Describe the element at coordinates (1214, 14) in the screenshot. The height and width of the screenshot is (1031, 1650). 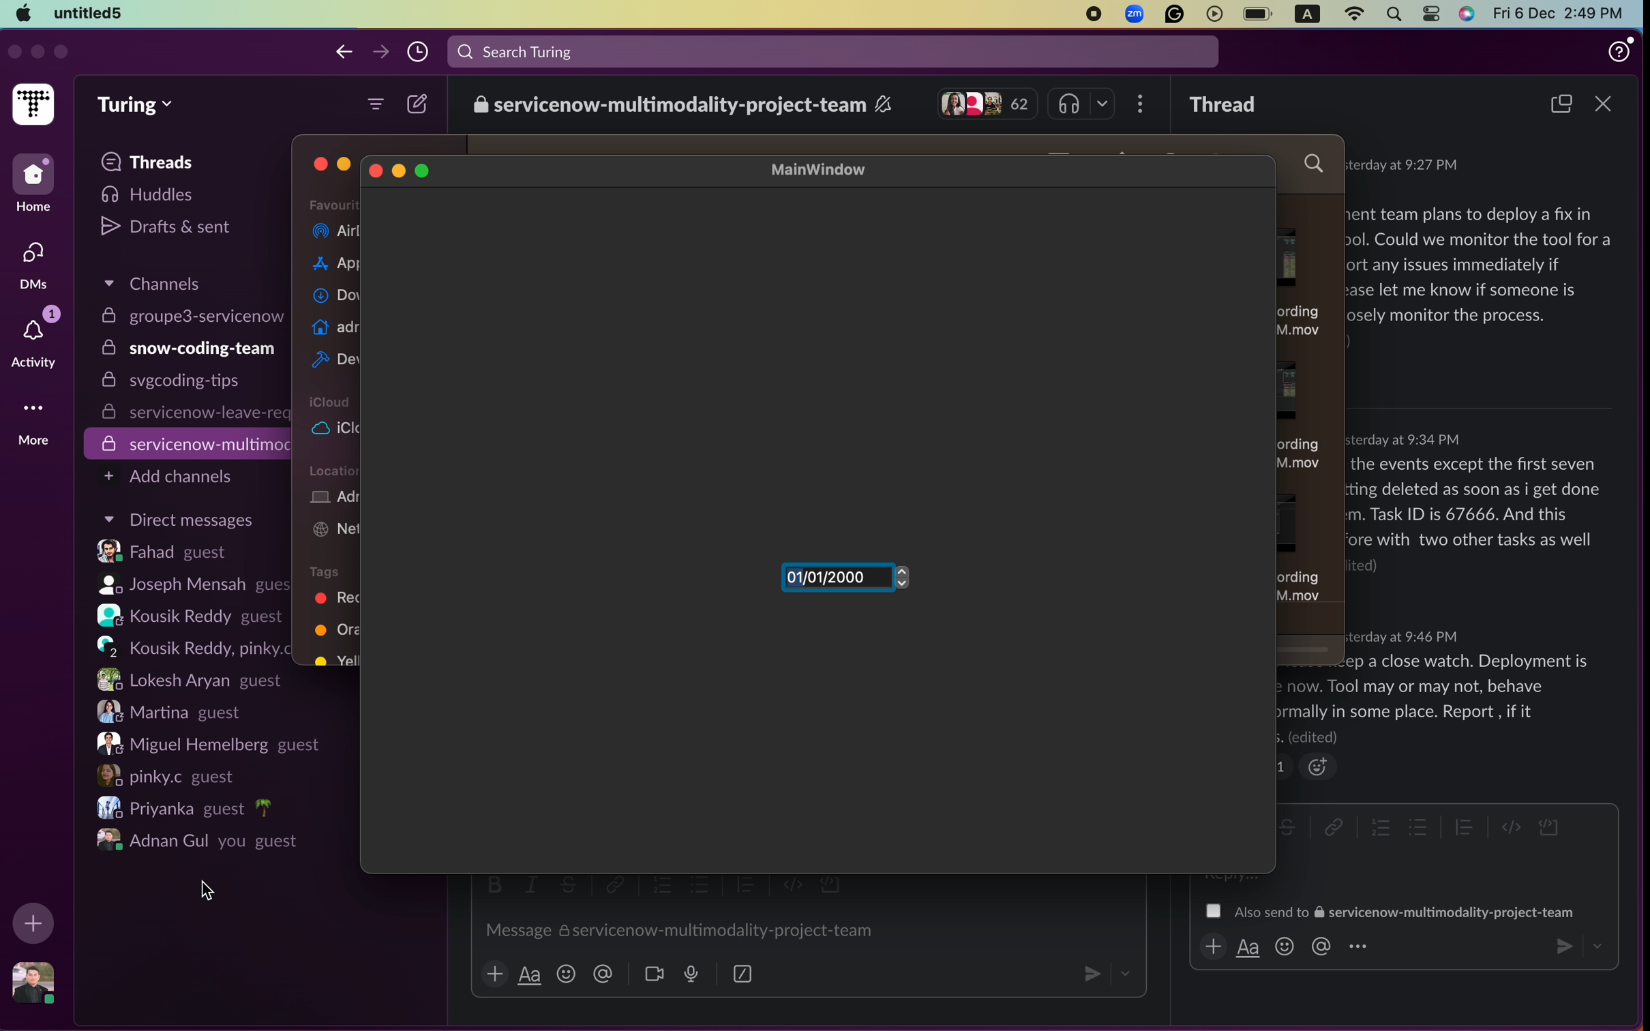
I see `play` at that location.